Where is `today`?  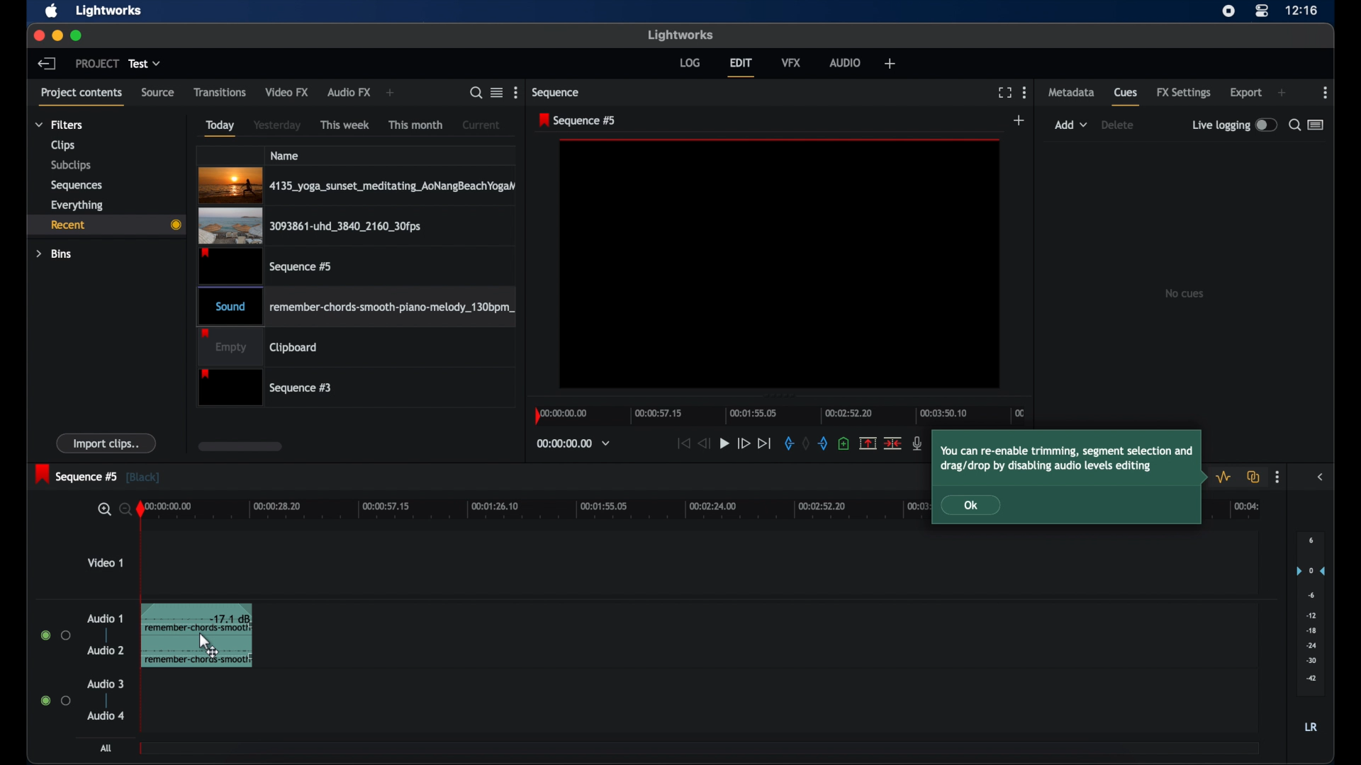
today is located at coordinates (218, 127).